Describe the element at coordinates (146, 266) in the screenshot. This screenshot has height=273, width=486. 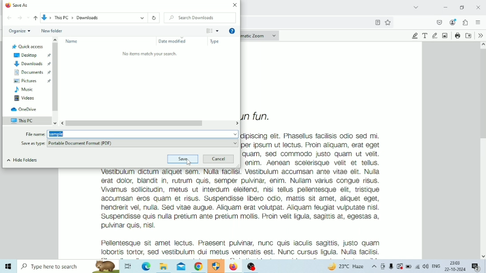
I see `Microsoft Edge` at that location.